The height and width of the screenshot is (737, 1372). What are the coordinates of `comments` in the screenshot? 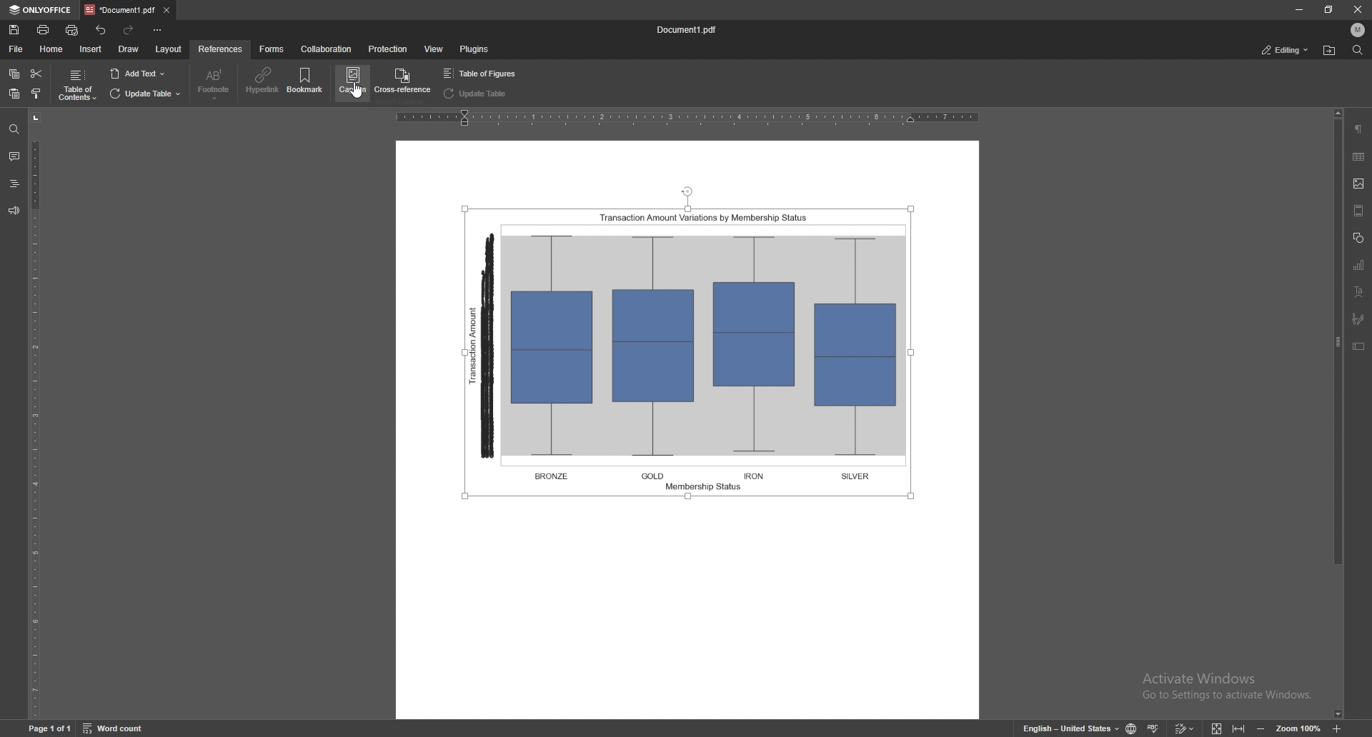 It's located at (13, 155).